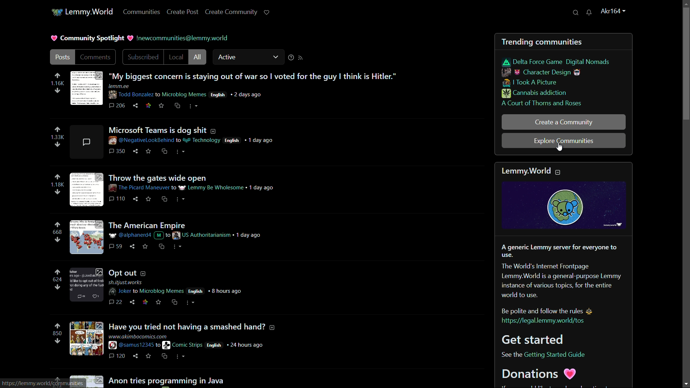 This screenshot has height=388, width=690. I want to click on active, so click(248, 57).